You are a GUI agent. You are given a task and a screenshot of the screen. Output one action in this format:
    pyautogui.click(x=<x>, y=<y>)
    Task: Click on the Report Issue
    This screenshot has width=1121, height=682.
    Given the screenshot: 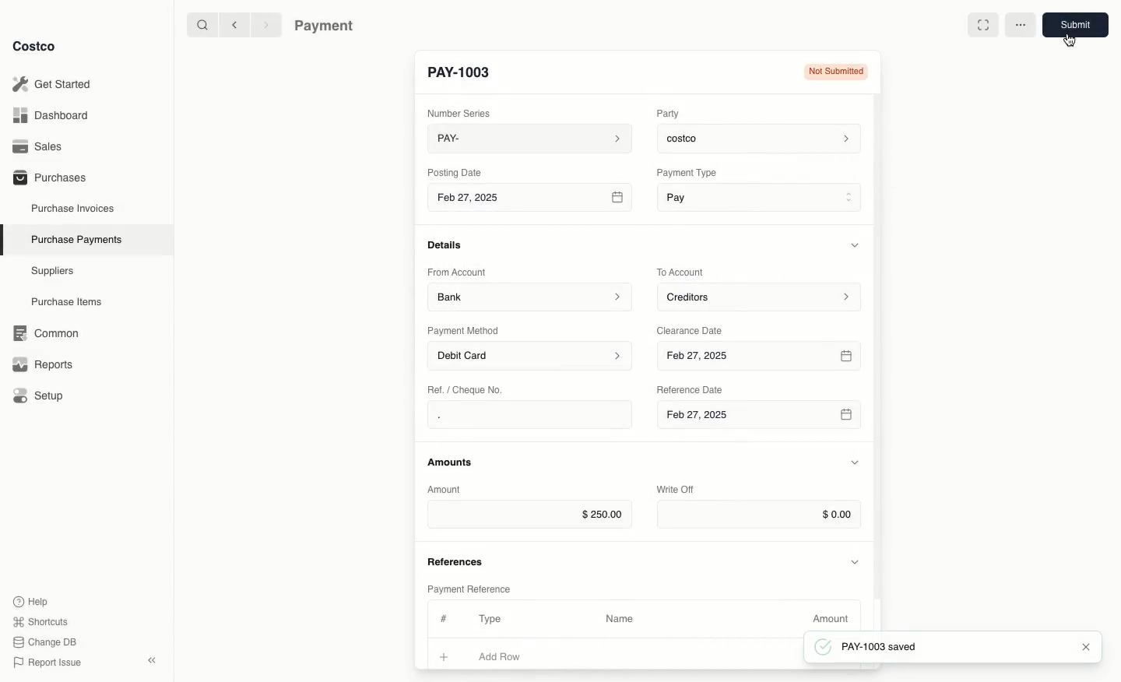 What is the action you would take?
    pyautogui.click(x=47, y=663)
    